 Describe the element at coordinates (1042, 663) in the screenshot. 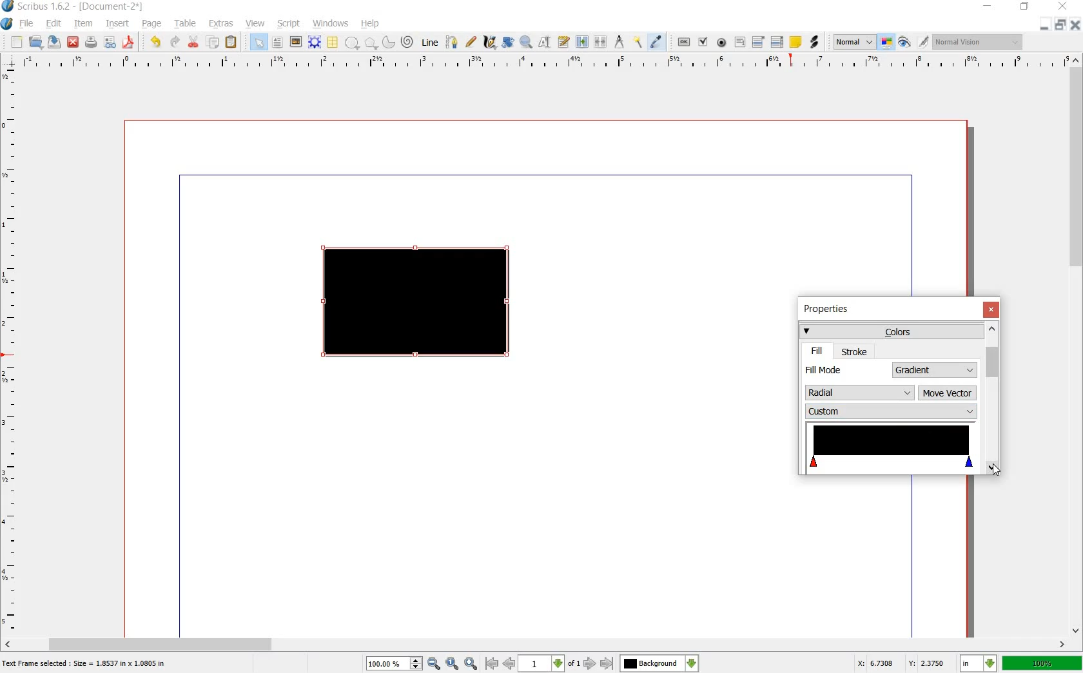

I see `100%` at that location.